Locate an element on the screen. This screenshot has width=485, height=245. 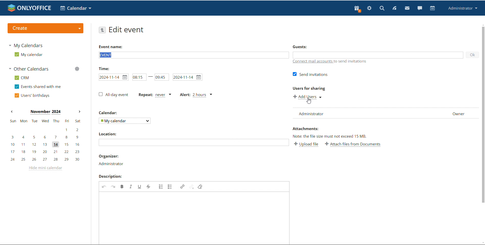
10, 11, 12, 13, 14, 15, 16 is located at coordinates (45, 145).